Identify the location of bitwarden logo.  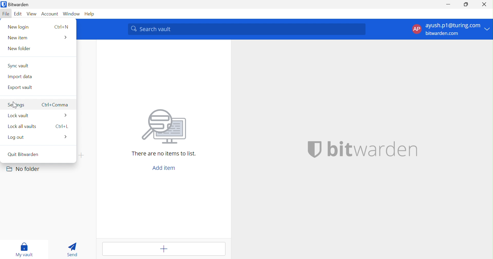
(314, 149).